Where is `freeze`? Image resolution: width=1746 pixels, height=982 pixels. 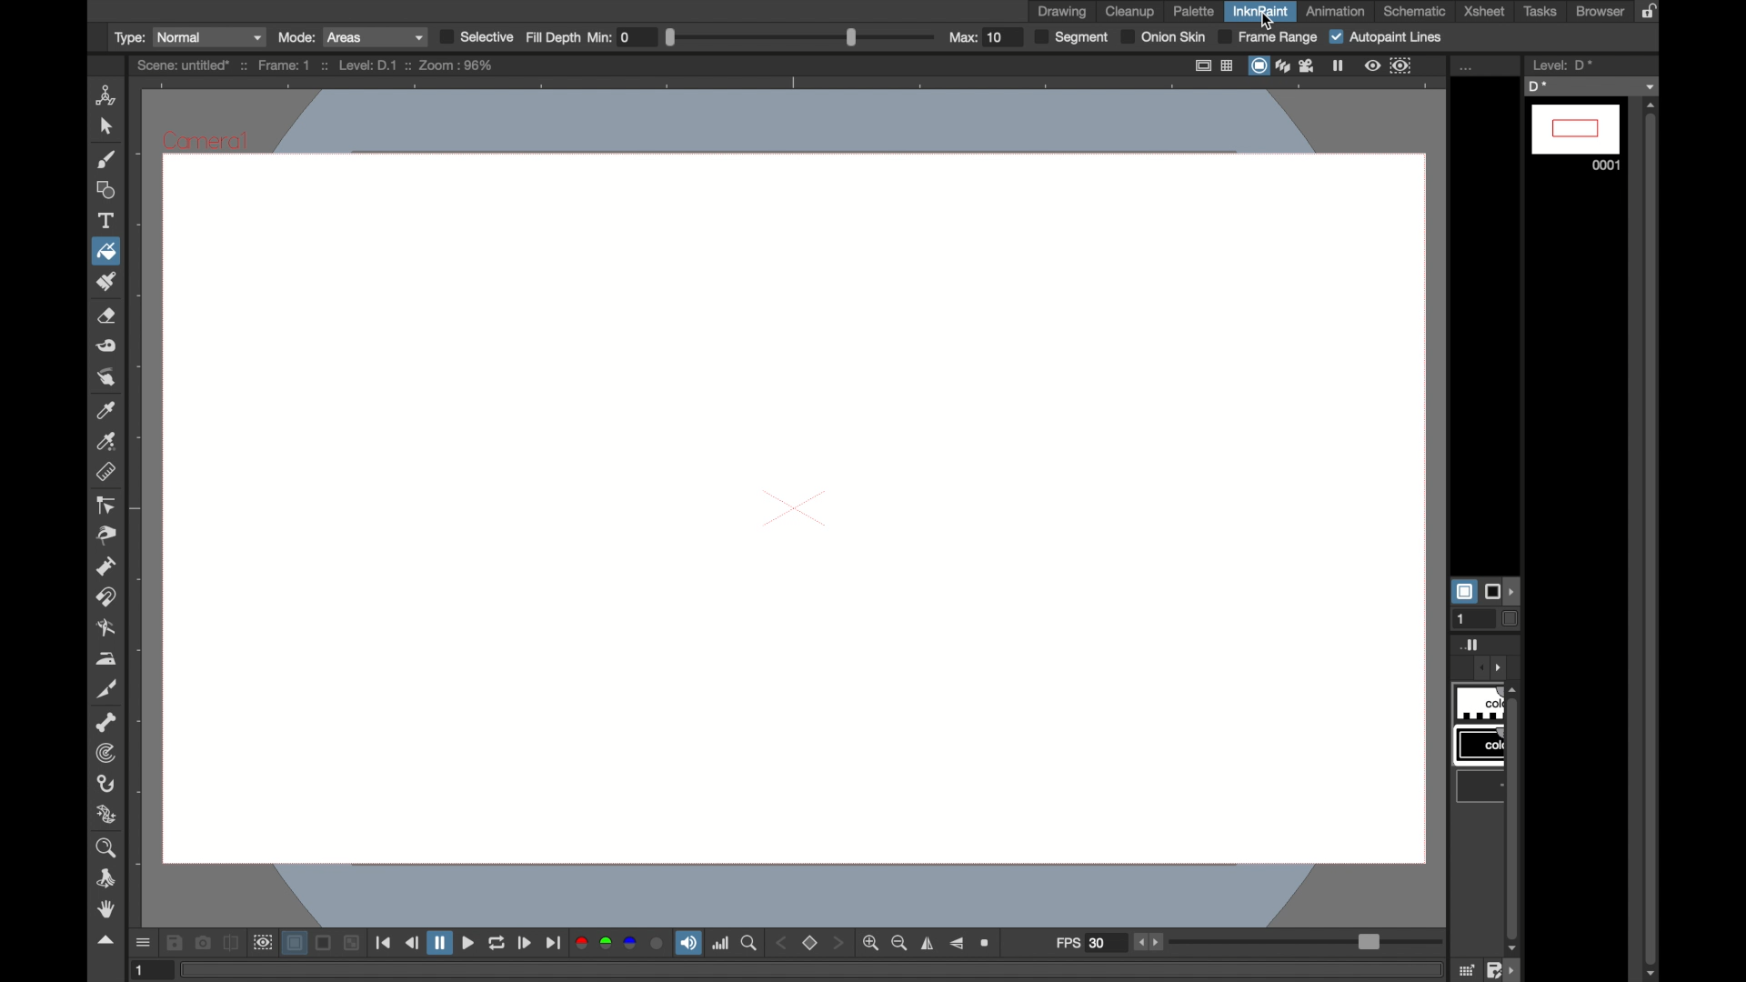 freeze is located at coordinates (1342, 65).